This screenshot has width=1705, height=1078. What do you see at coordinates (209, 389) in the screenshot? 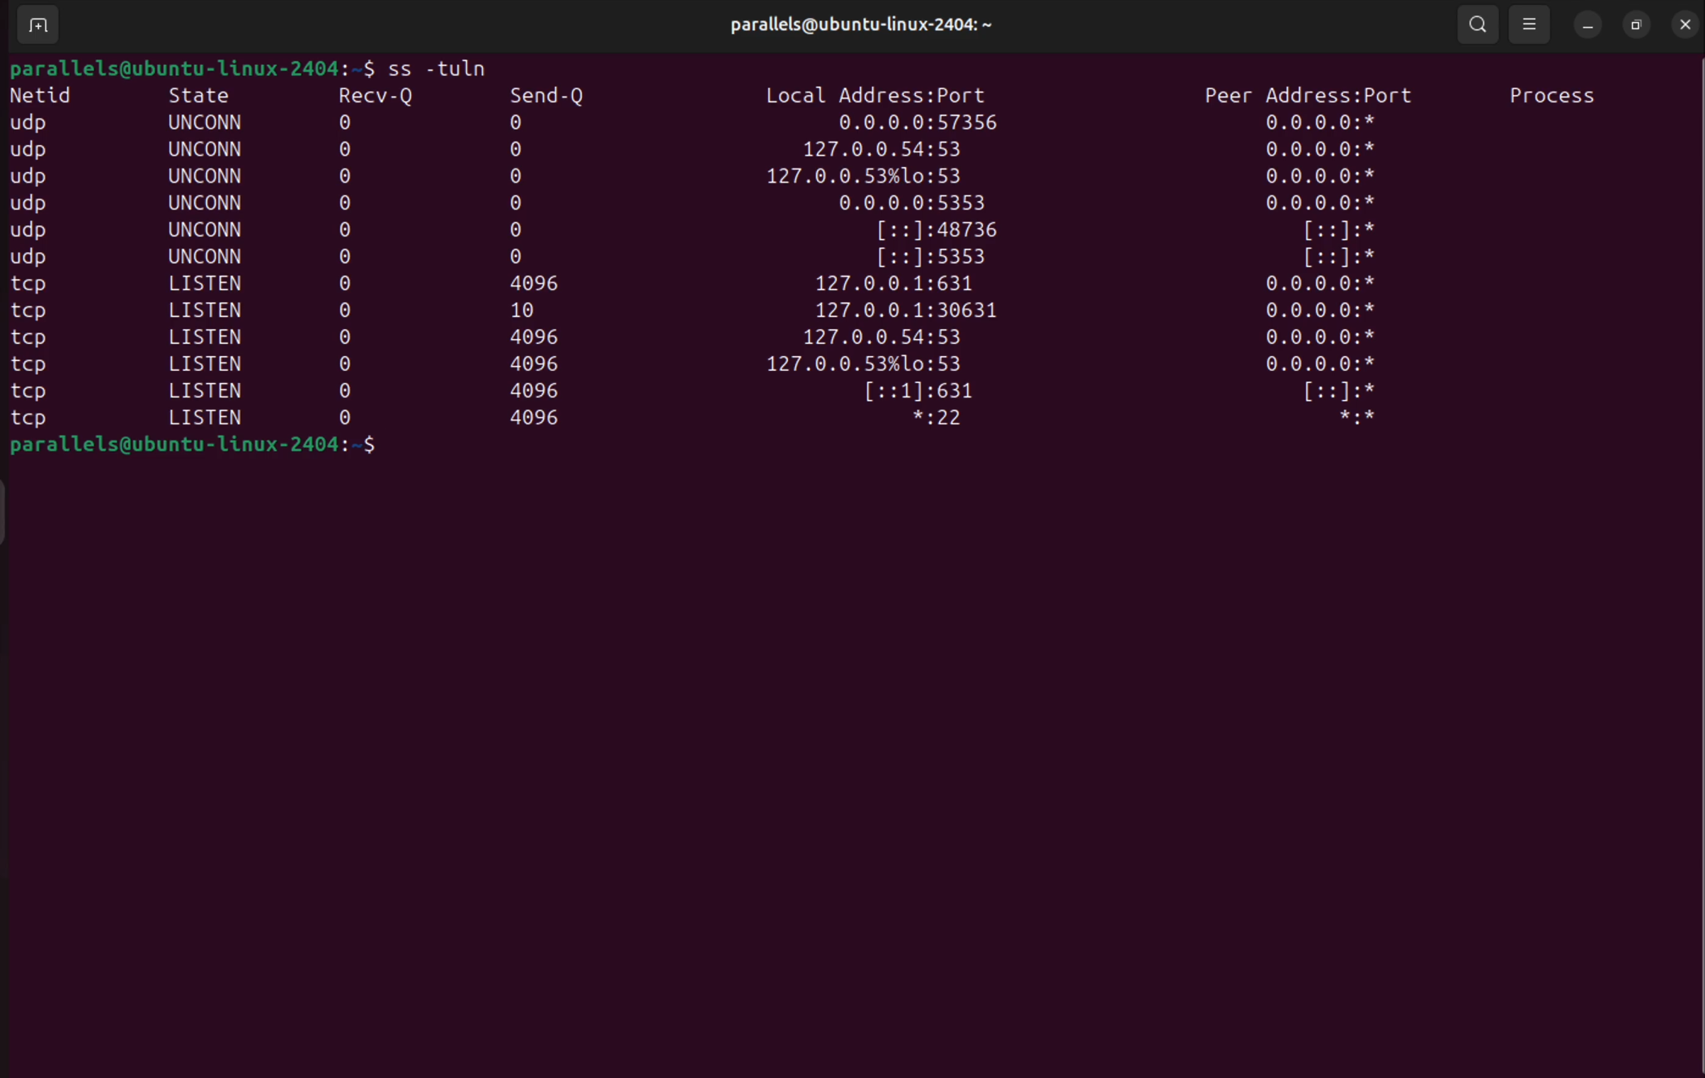
I see `listen` at bounding box center [209, 389].